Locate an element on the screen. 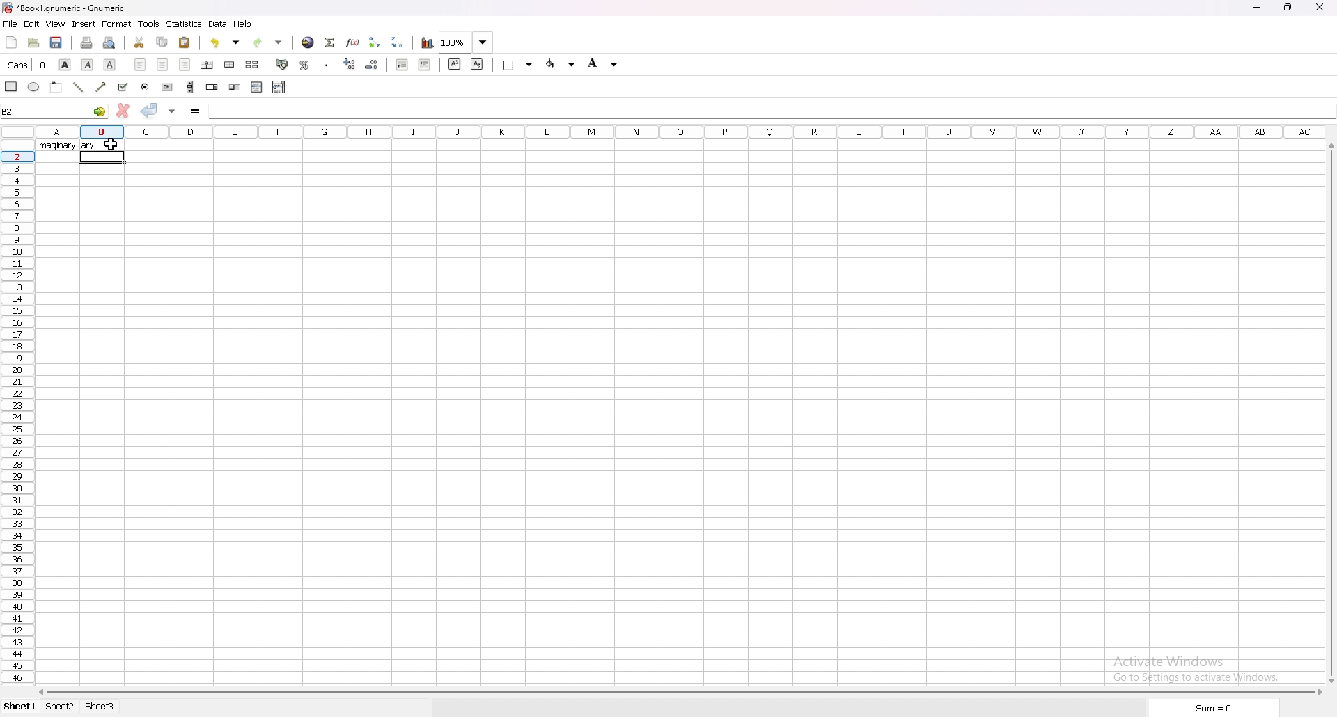  scroll bar is located at coordinates (680, 693).